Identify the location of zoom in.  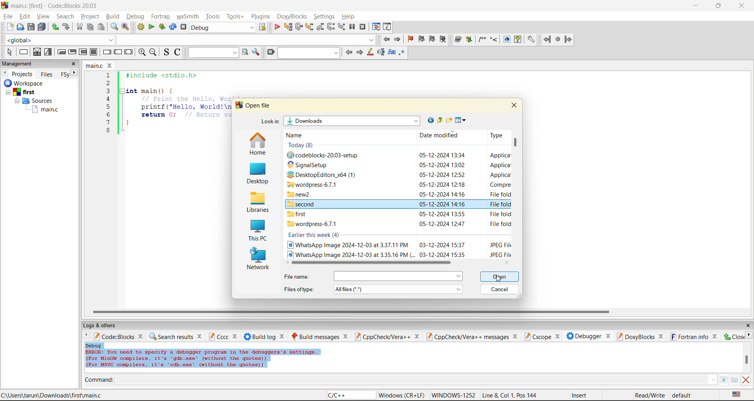
(143, 53).